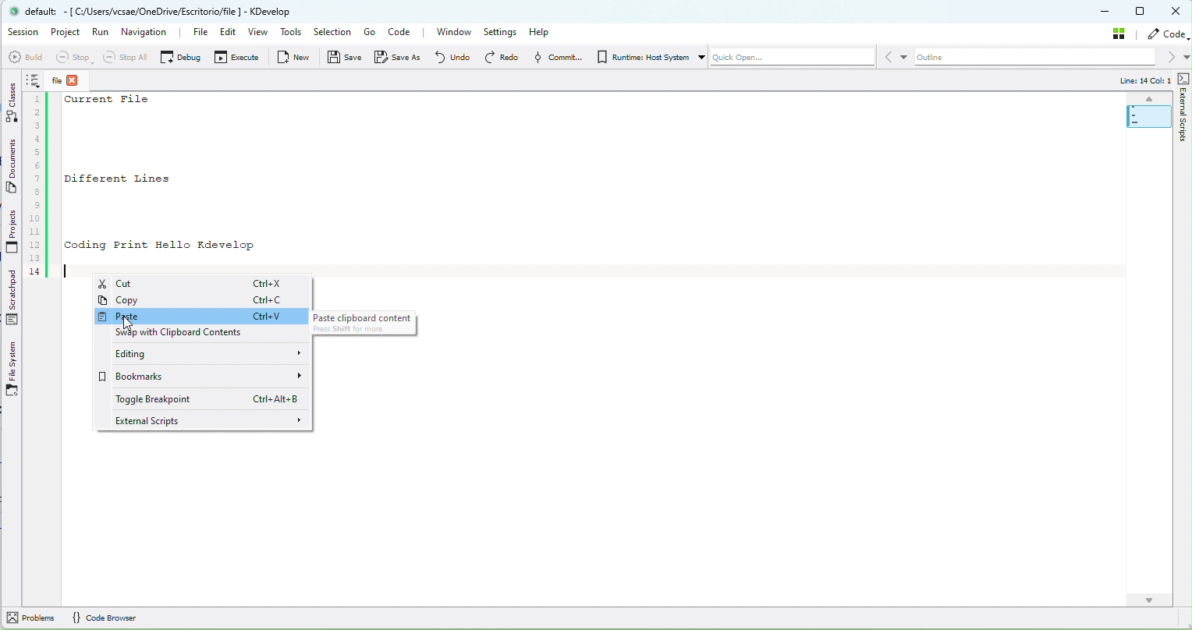 The width and height of the screenshot is (1192, 630). Describe the element at coordinates (1149, 596) in the screenshot. I see `Scroll Down Arrow` at that location.